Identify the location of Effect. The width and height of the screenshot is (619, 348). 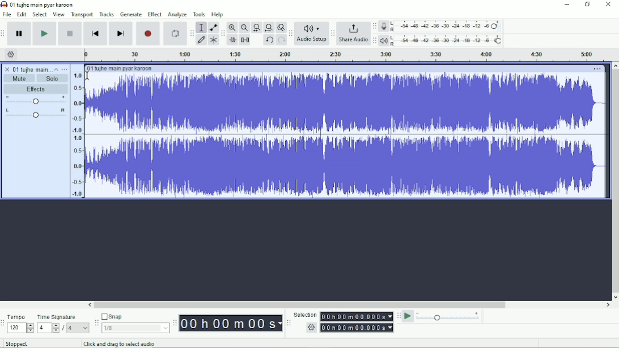
(155, 14).